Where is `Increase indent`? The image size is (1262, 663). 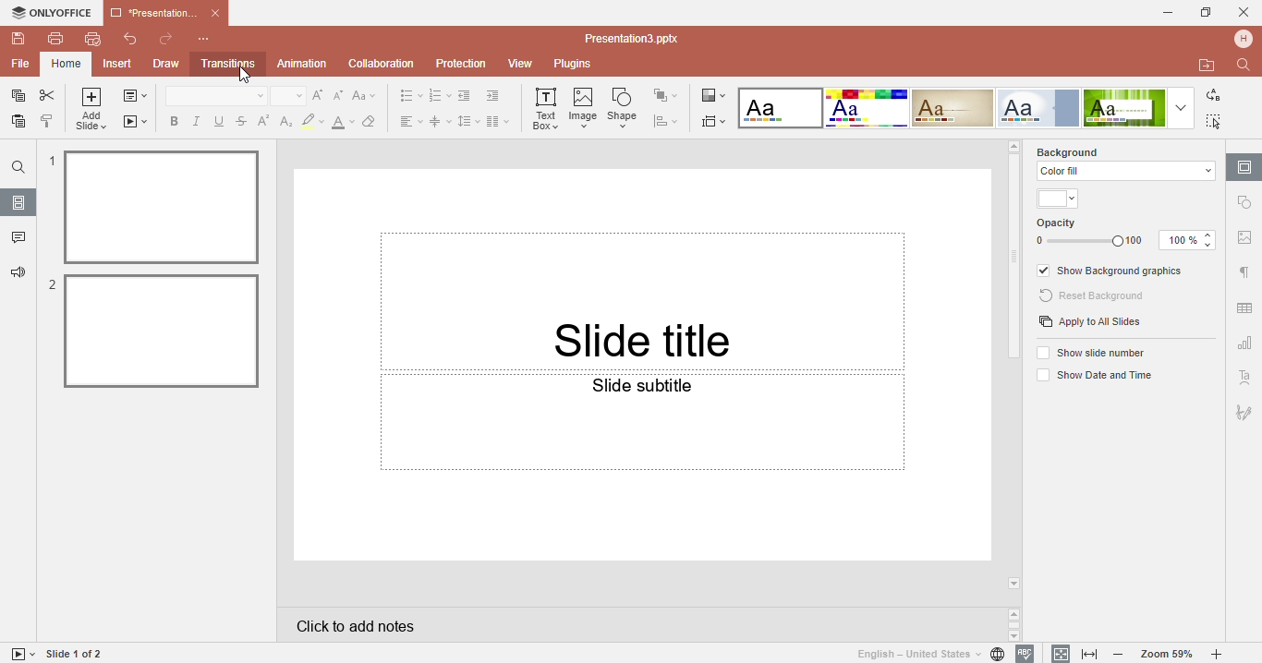 Increase indent is located at coordinates (497, 96).